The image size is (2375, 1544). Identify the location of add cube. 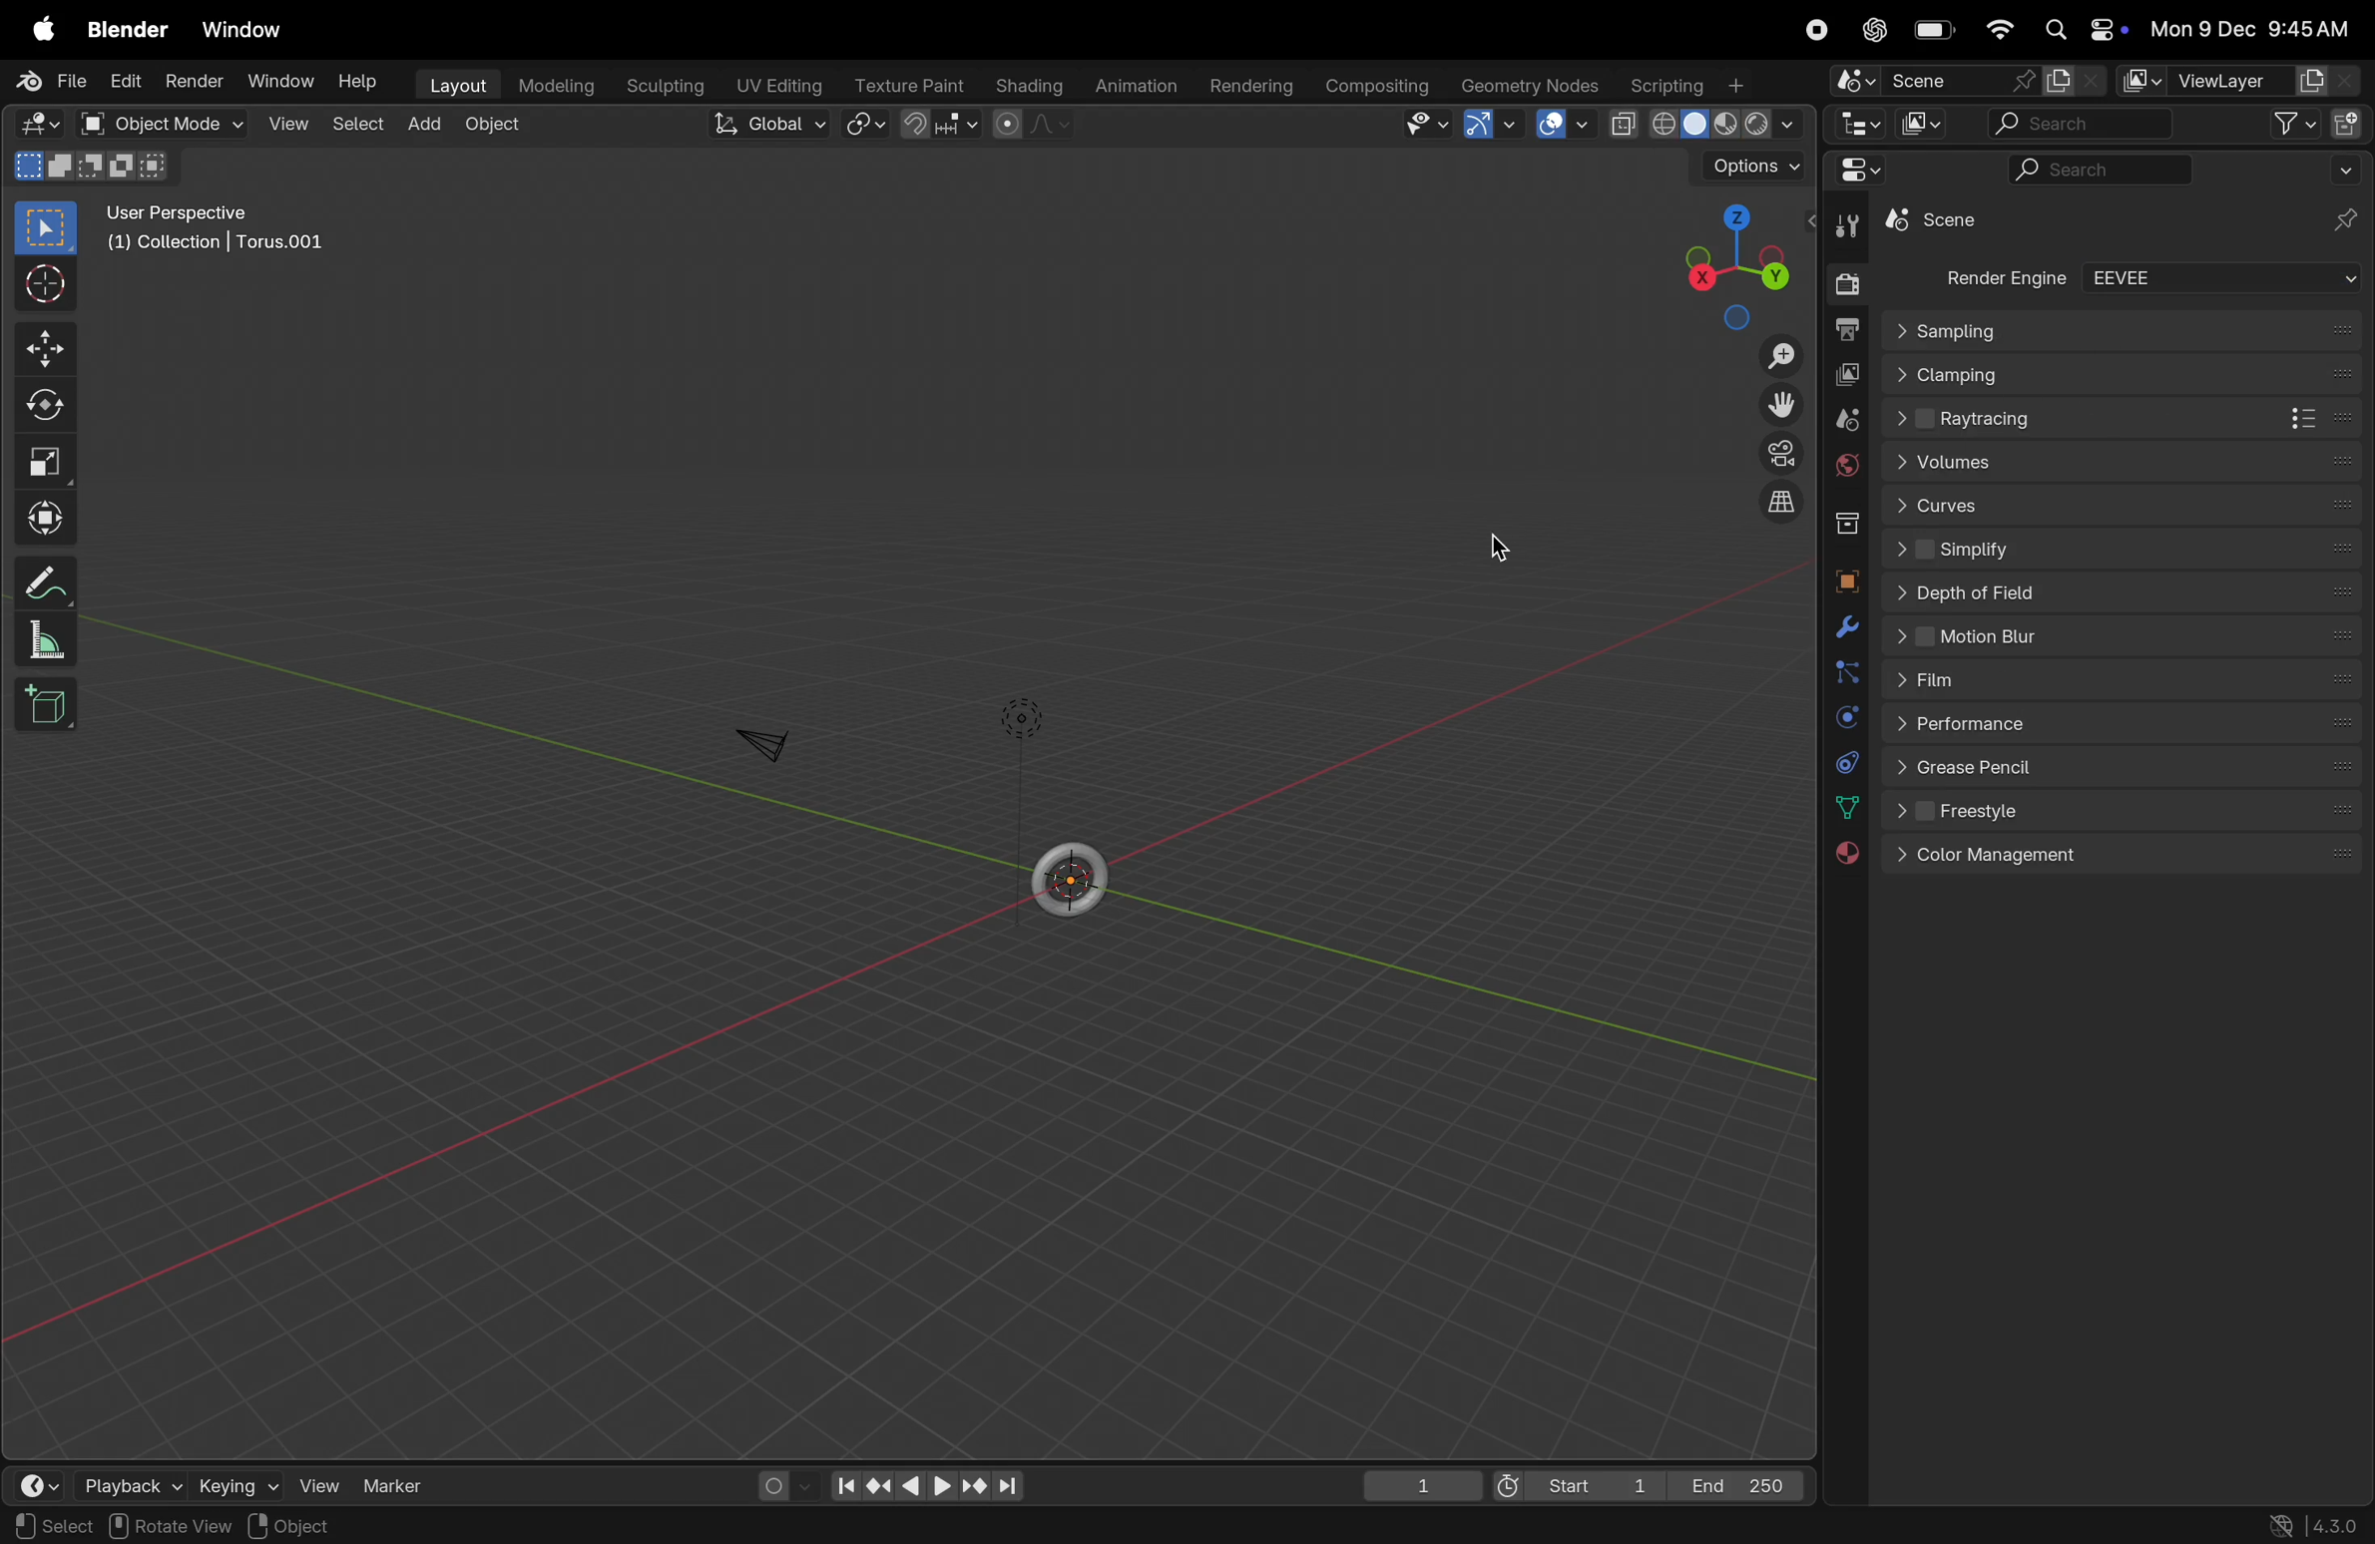
(54, 708).